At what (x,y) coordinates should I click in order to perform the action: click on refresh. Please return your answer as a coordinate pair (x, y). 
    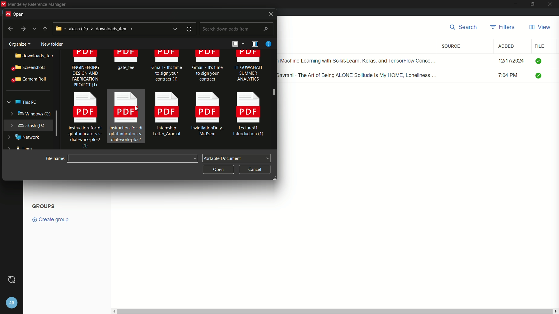
    Looking at the image, I should click on (190, 29).